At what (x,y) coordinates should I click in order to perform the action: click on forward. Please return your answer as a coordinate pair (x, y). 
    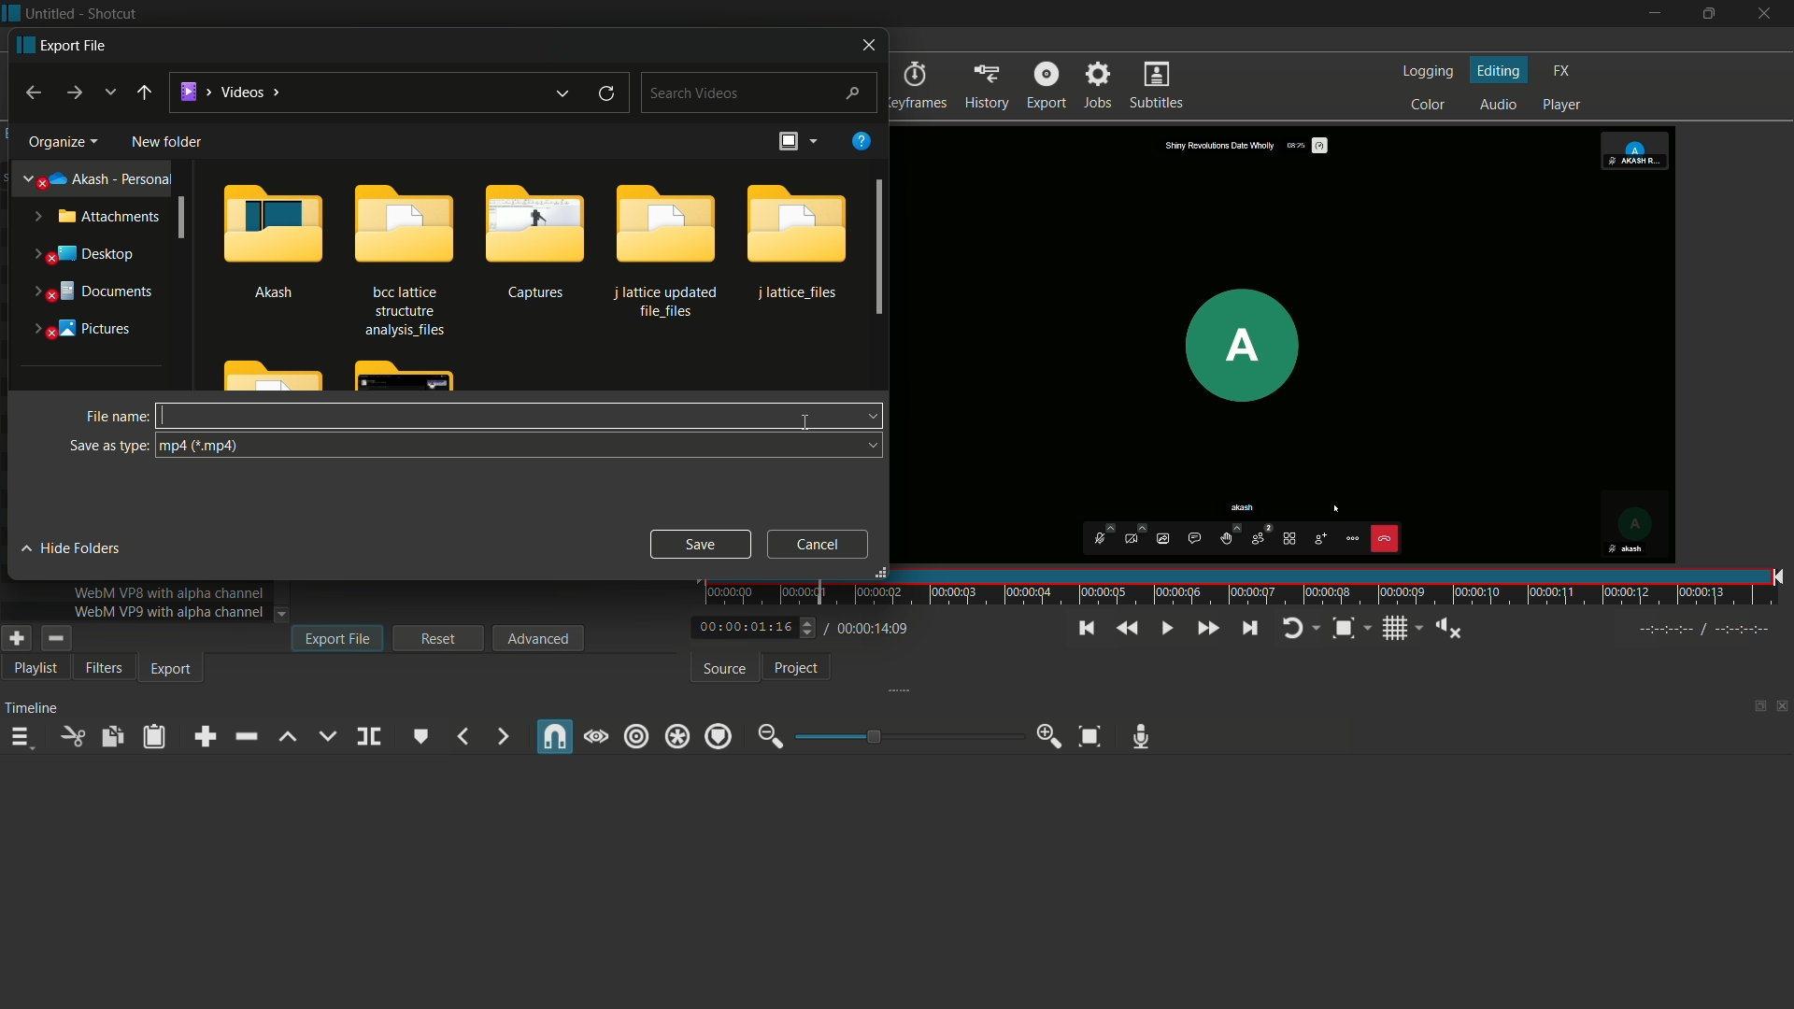
    Looking at the image, I should click on (72, 92).